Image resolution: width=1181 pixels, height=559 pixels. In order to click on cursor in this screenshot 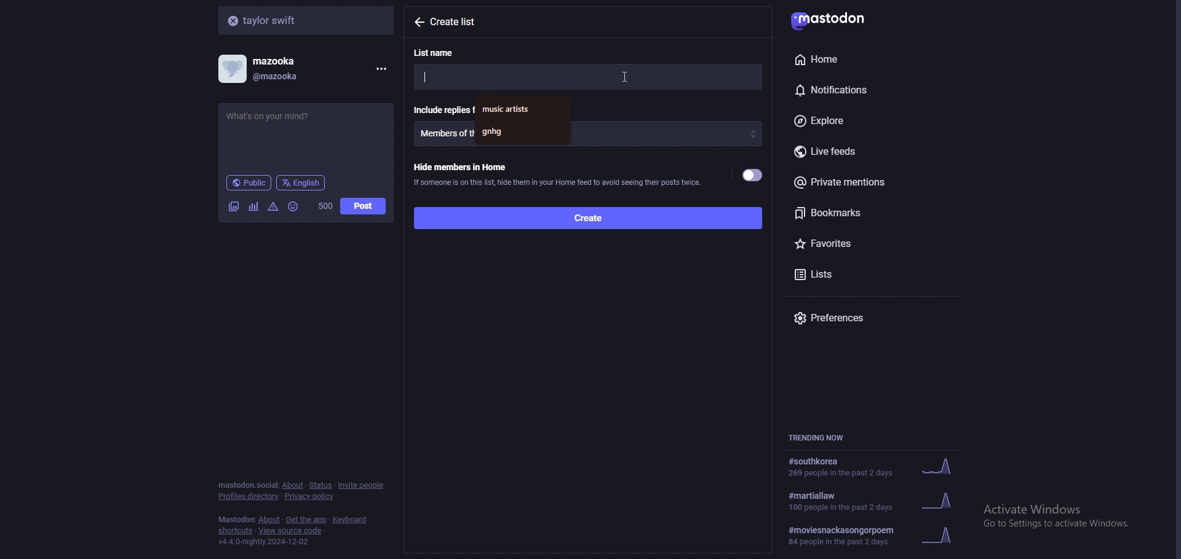, I will do `click(625, 77)`.